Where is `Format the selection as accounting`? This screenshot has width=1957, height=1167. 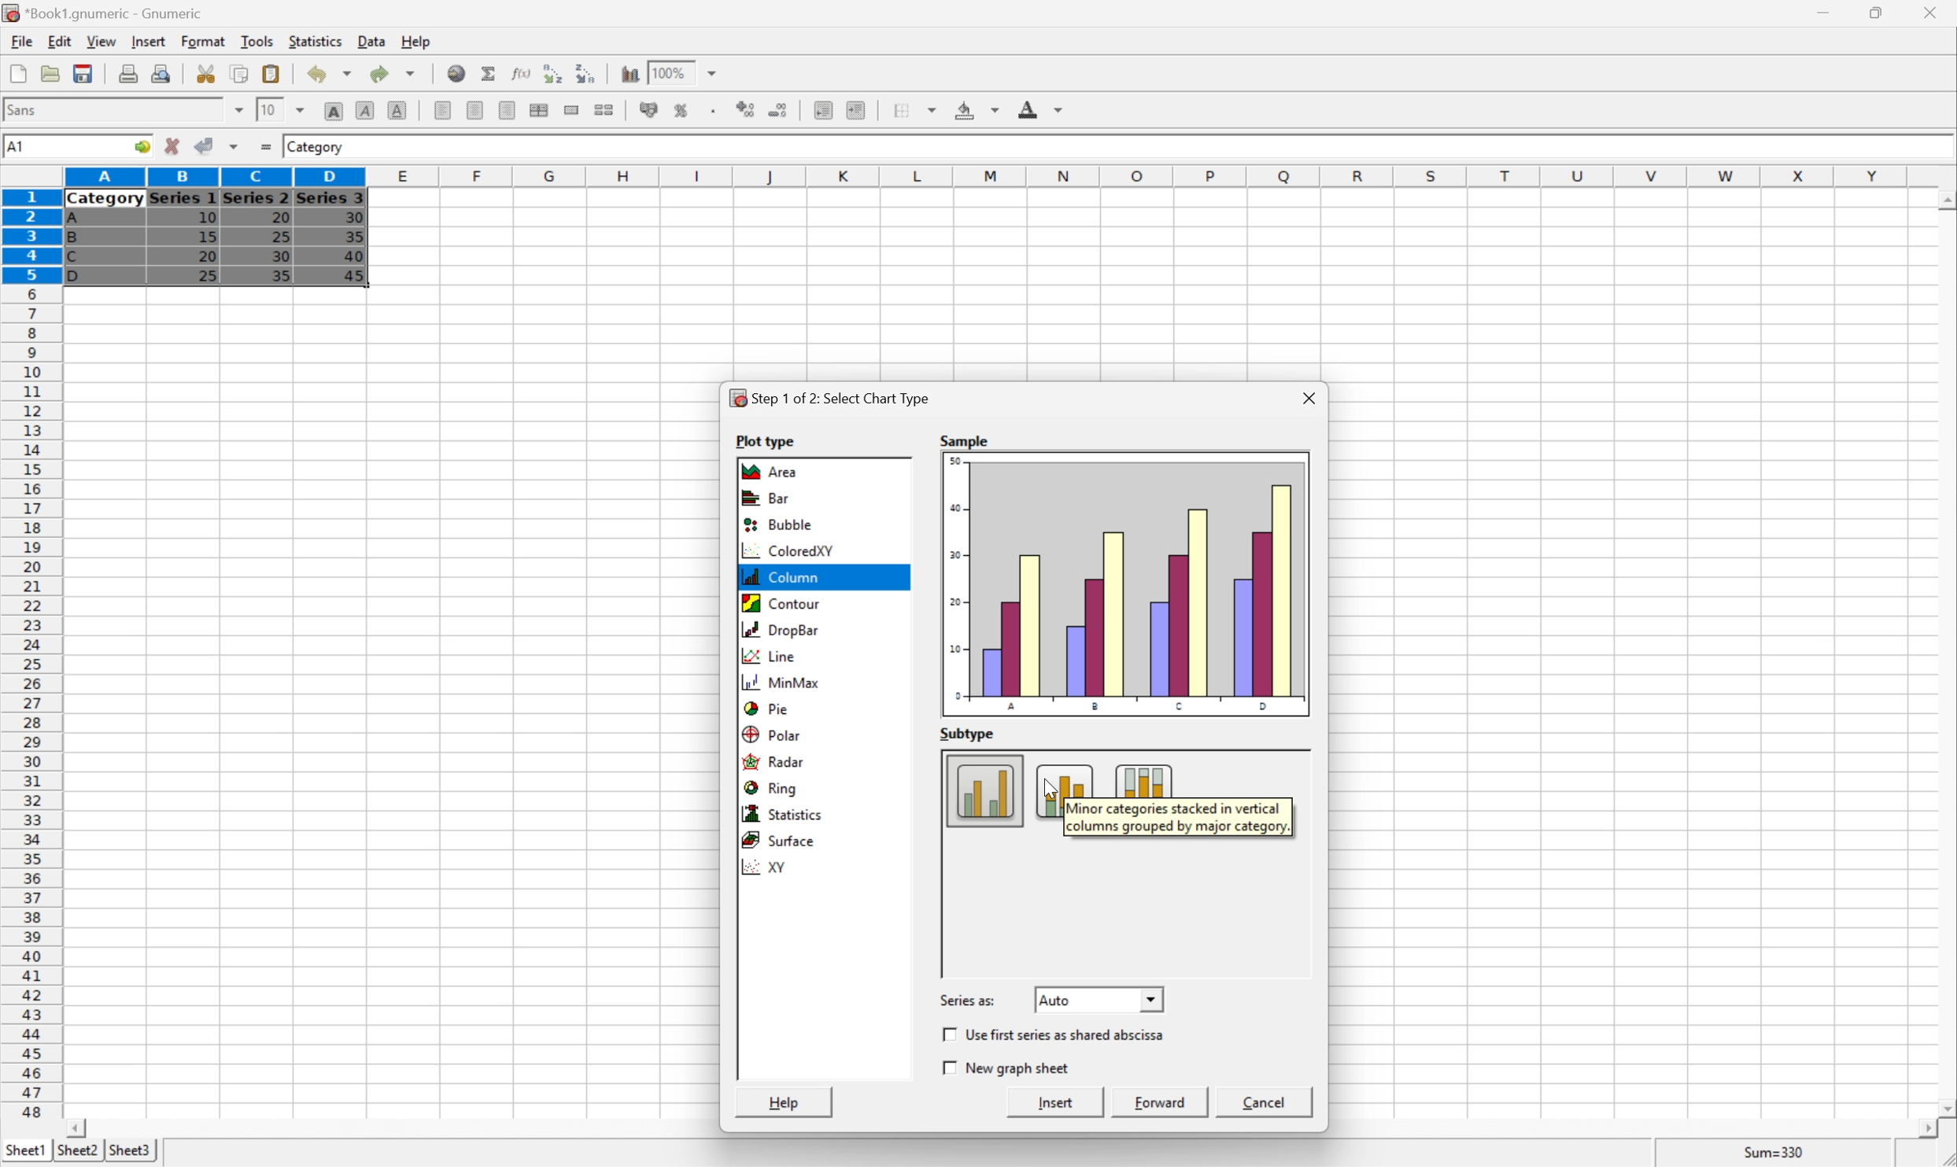 Format the selection as accounting is located at coordinates (642, 109).